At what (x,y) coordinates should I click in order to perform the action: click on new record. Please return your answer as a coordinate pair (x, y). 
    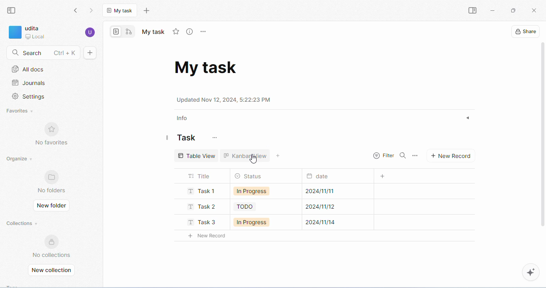
    Looking at the image, I should click on (211, 236).